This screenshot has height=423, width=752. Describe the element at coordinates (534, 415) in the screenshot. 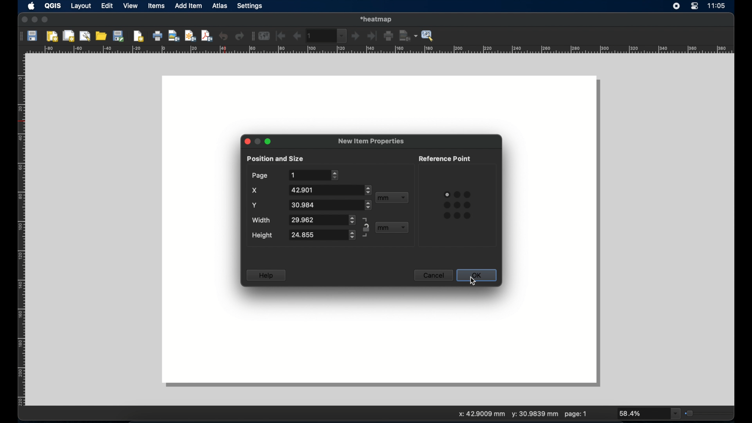

I see `y: mm` at that location.